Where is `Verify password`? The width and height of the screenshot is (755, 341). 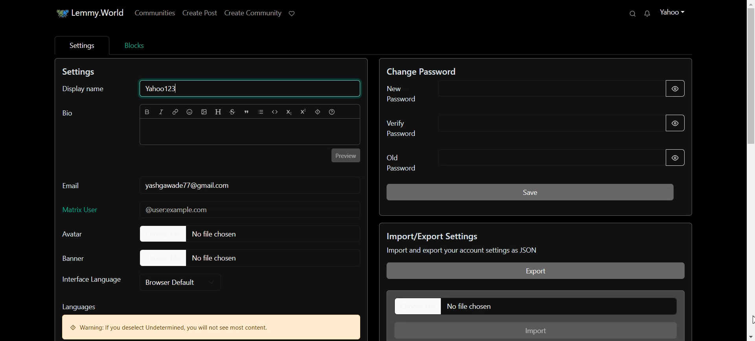
Verify password is located at coordinates (505, 126).